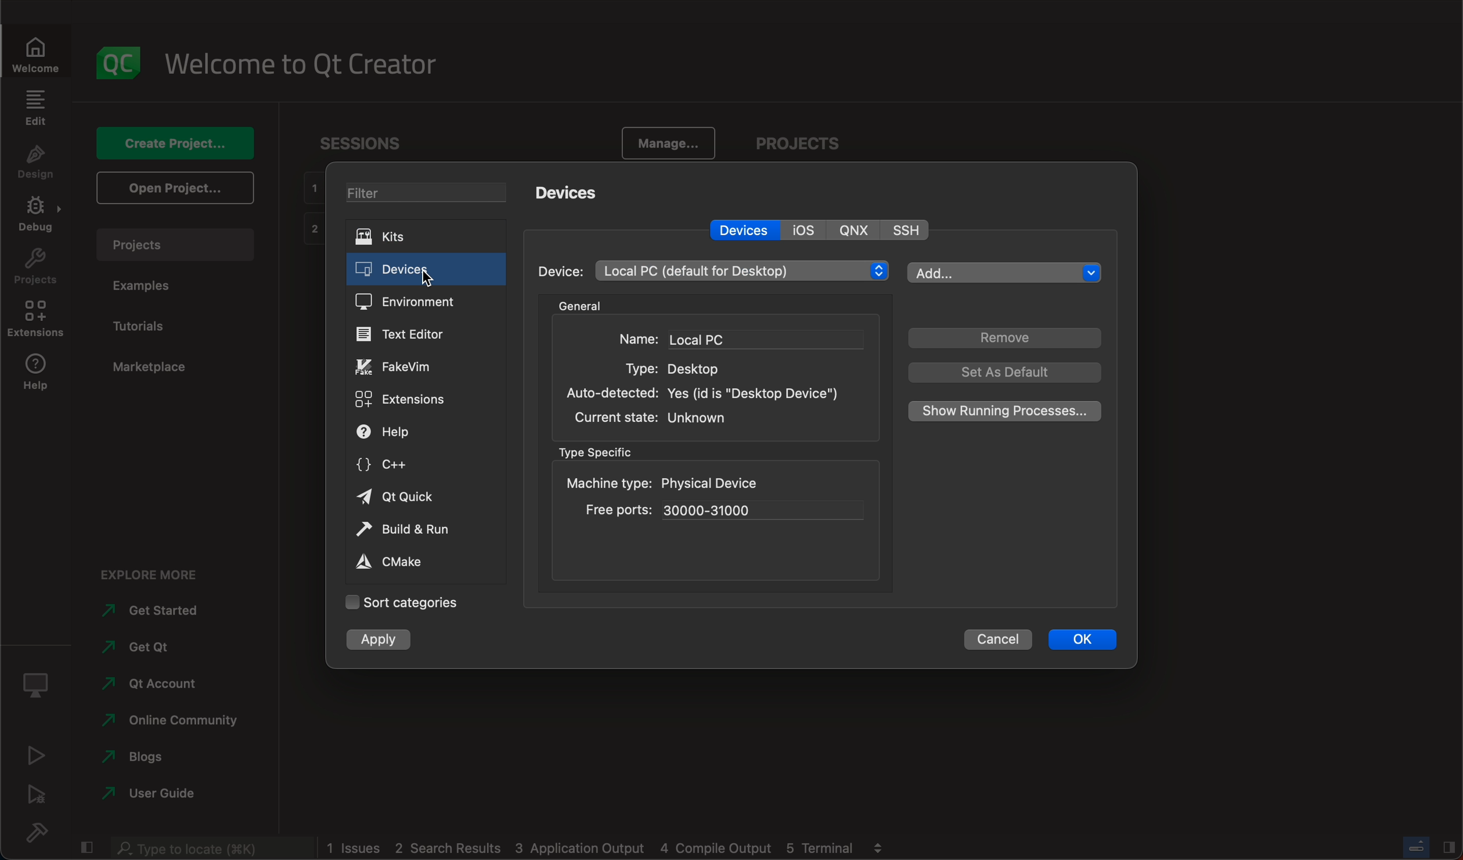 The width and height of the screenshot is (1463, 860). I want to click on edit, so click(37, 111).